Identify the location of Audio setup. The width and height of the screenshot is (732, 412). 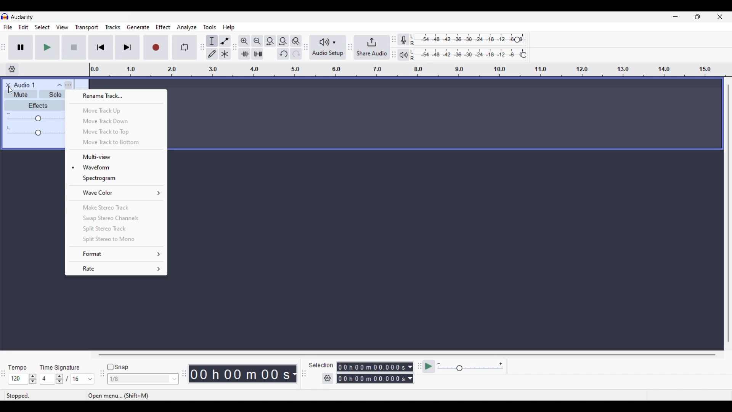
(328, 47).